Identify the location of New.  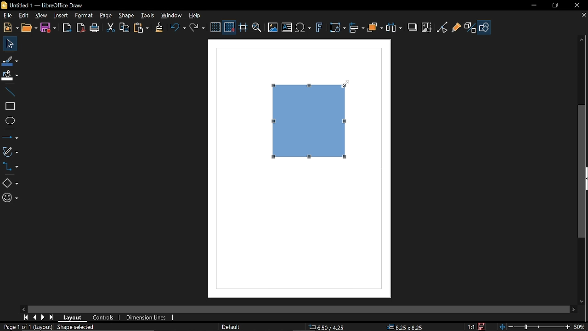
(10, 28).